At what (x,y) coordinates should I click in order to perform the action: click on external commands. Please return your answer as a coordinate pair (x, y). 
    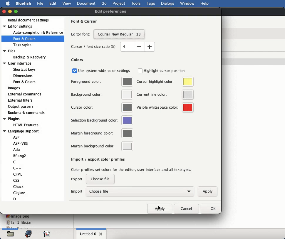
    Looking at the image, I should click on (25, 94).